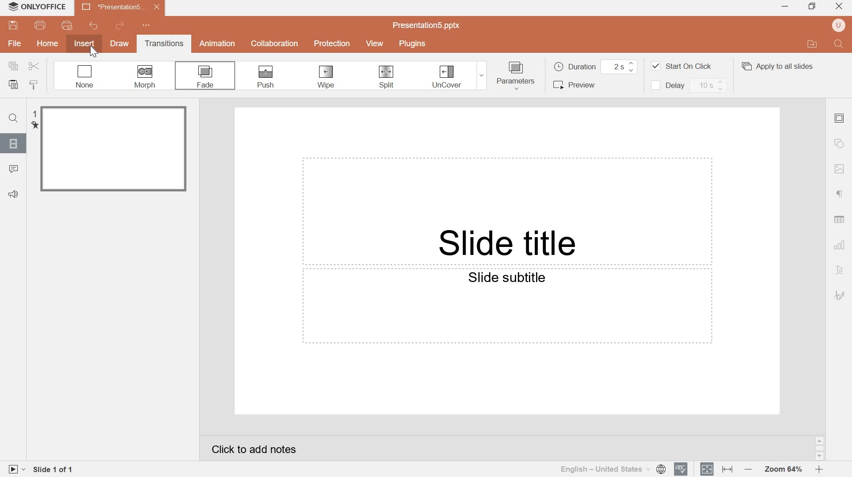 The height and width of the screenshot is (477, 852). Describe the element at coordinates (14, 169) in the screenshot. I see `comments` at that location.